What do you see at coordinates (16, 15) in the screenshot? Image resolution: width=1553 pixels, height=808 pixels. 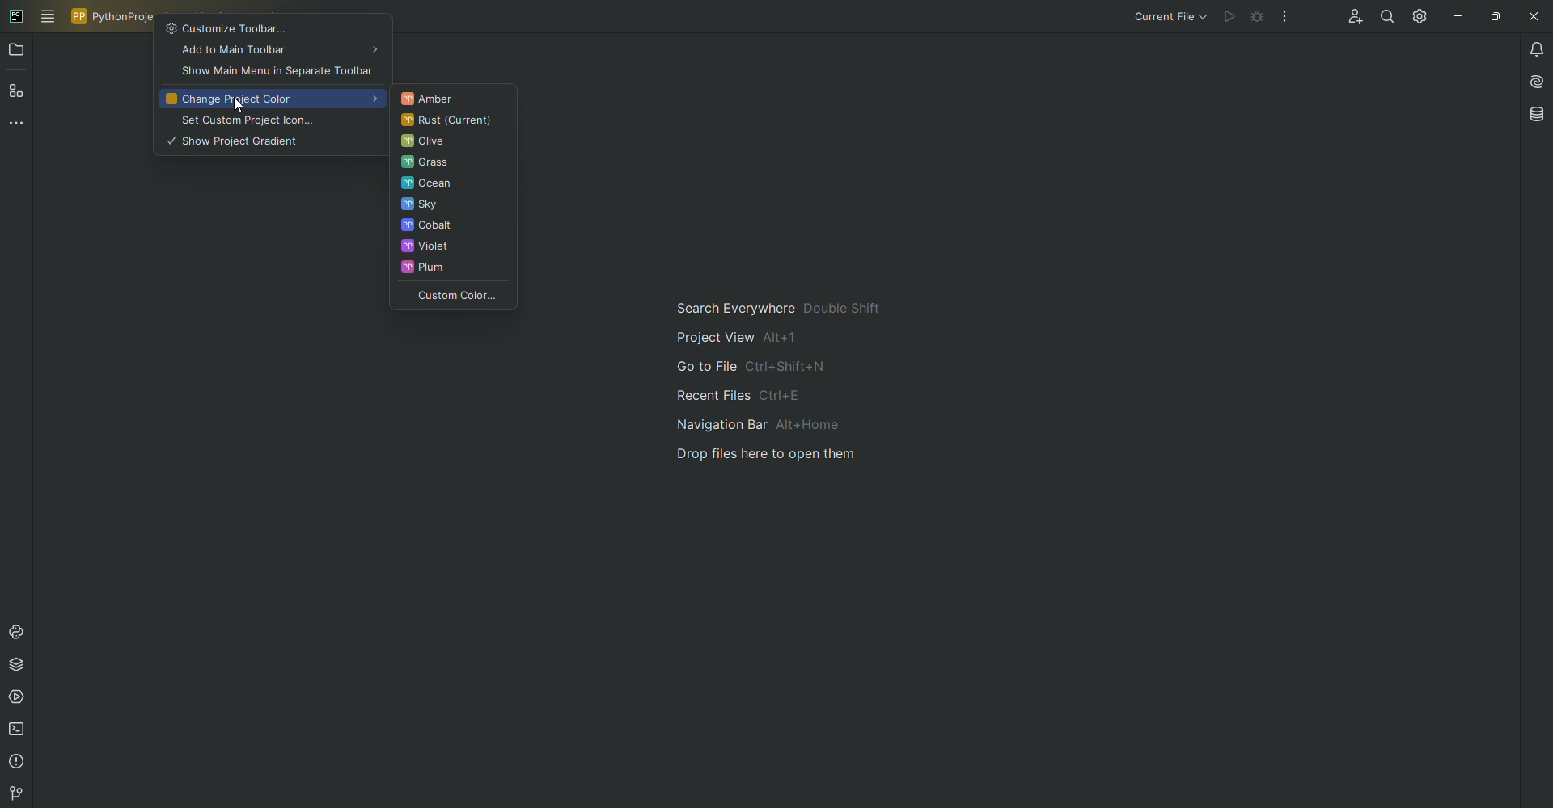 I see `PyCharm` at bounding box center [16, 15].